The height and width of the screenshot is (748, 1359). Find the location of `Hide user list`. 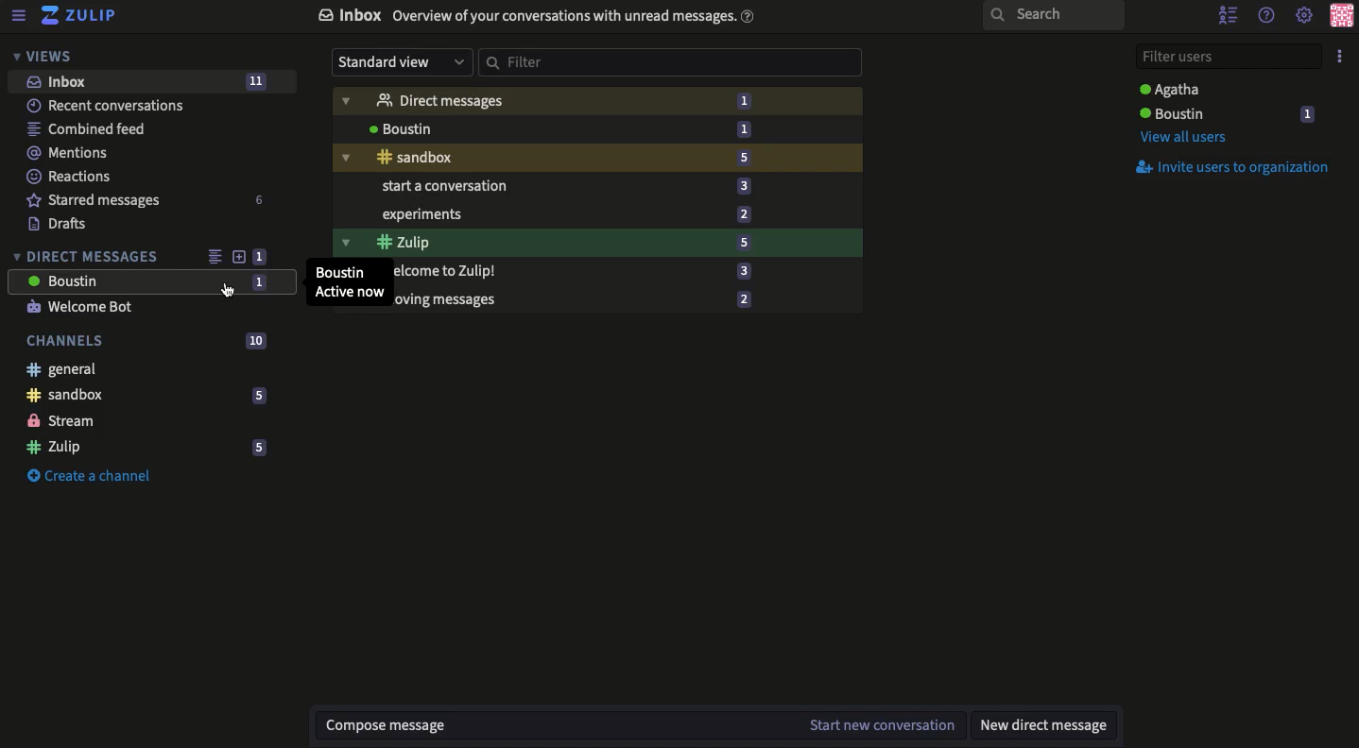

Hide user list is located at coordinates (1230, 15).